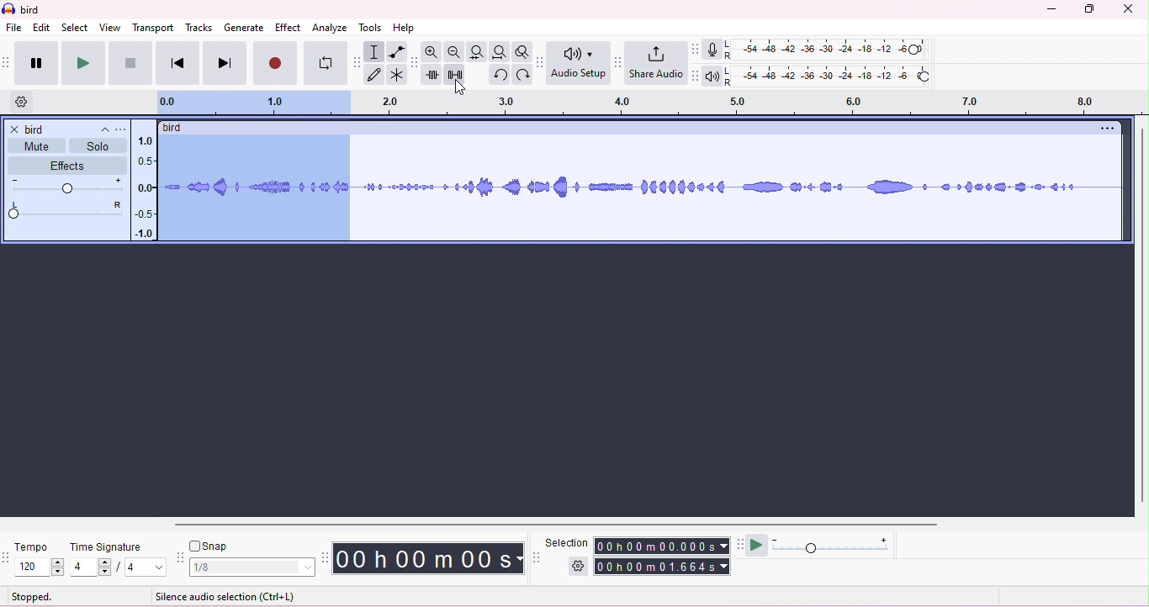 This screenshot has height=607, width=1149. What do you see at coordinates (619, 61) in the screenshot?
I see `share audio tool bar` at bounding box center [619, 61].